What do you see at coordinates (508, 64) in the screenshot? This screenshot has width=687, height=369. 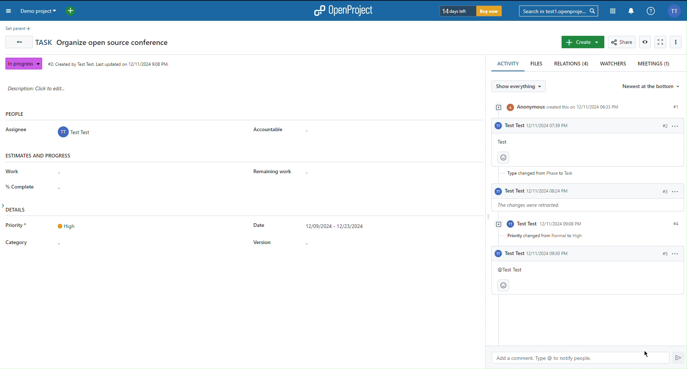 I see `Activity` at bounding box center [508, 64].